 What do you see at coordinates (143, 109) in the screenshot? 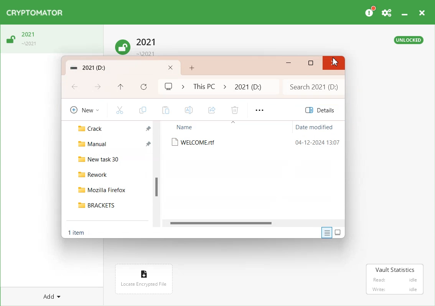
I see `Copy` at bounding box center [143, 109].